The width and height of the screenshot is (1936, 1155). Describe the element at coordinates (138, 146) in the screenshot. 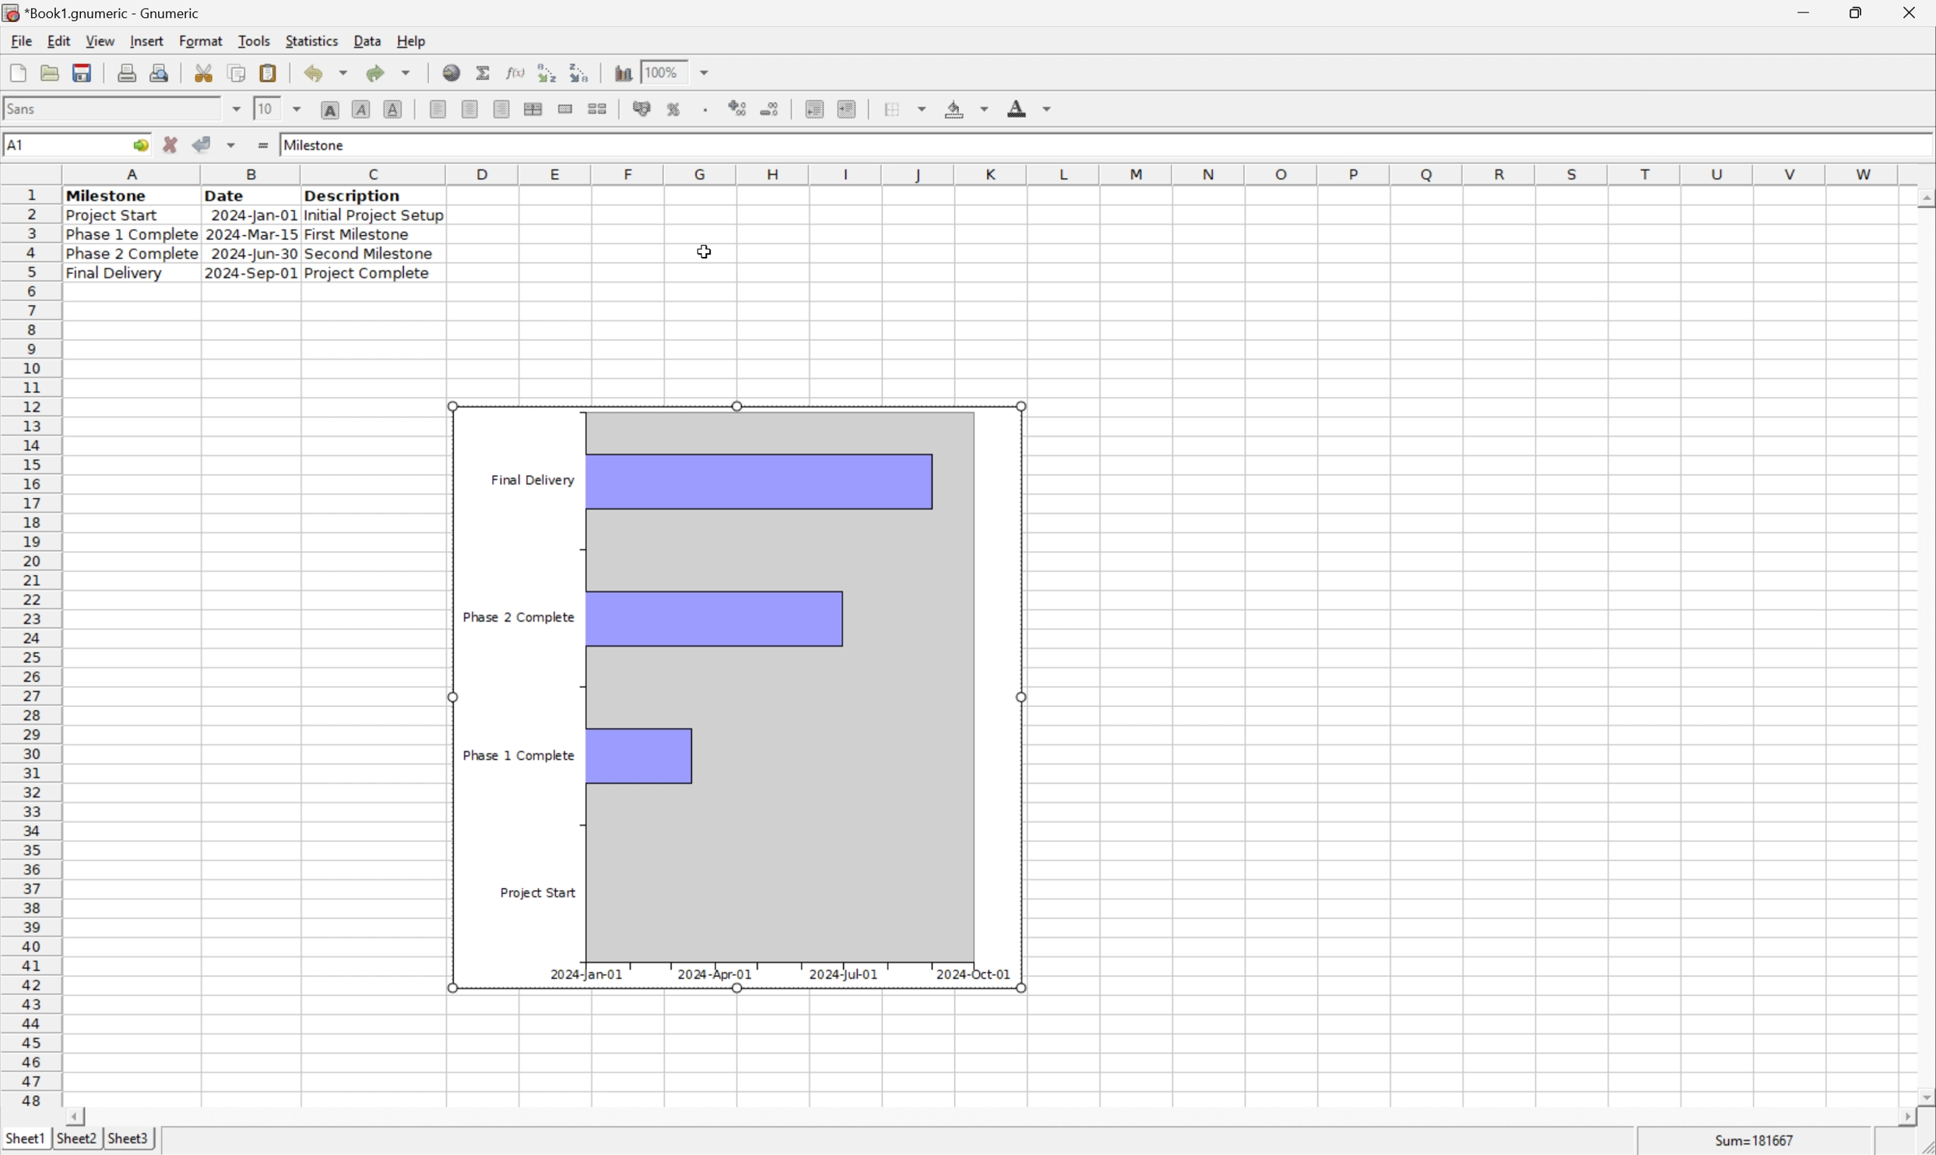

I see `go to` at that location.